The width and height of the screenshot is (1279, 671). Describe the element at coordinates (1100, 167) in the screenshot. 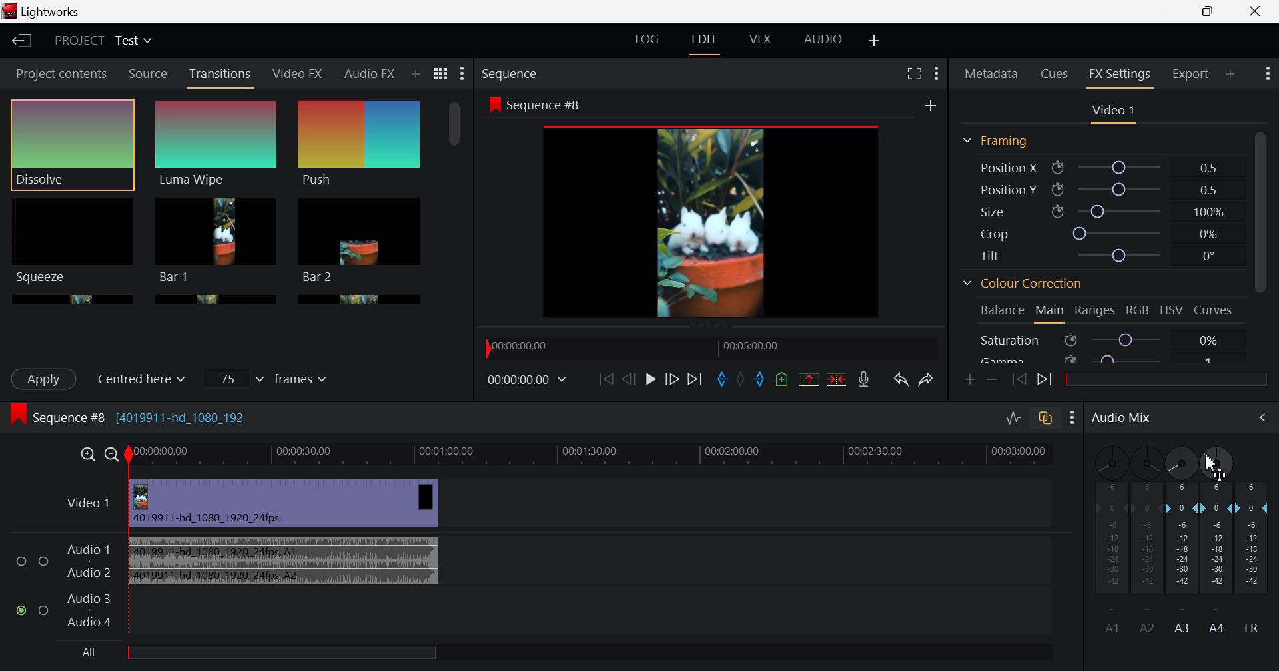

I see `Position X` at that location.